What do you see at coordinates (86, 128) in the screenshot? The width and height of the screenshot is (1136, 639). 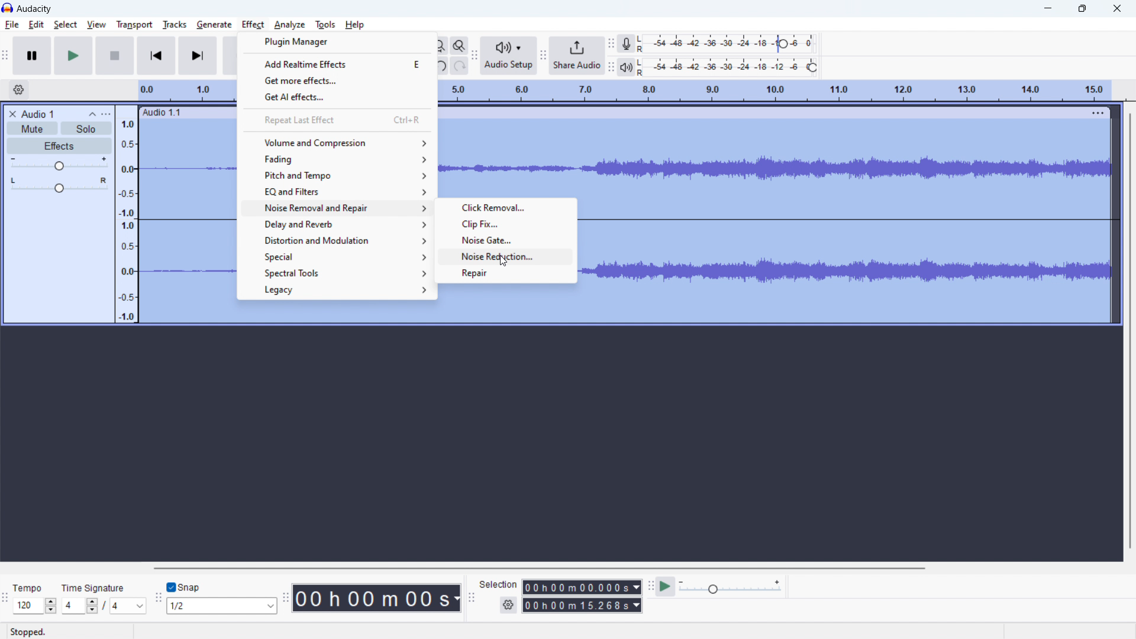 I see `solo` at bounding box center [86, 128].